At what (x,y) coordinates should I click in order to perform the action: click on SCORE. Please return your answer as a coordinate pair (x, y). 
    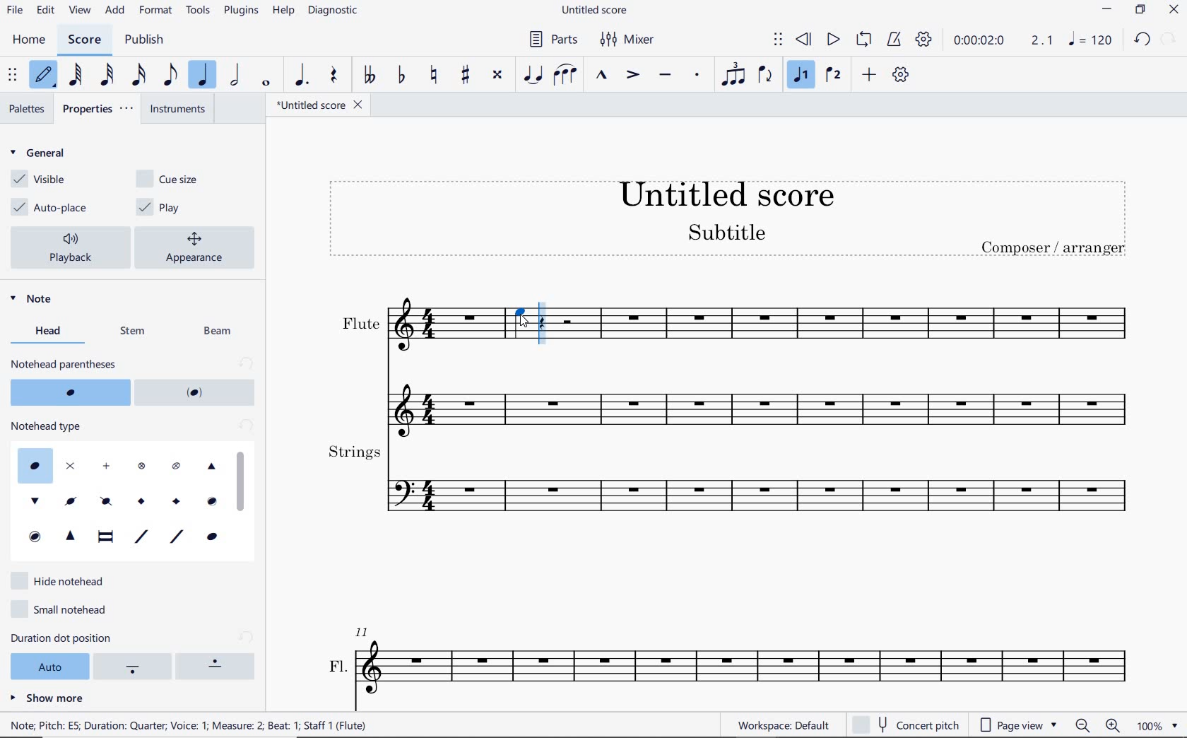
    Looking at the image, I should click on (85, 39).